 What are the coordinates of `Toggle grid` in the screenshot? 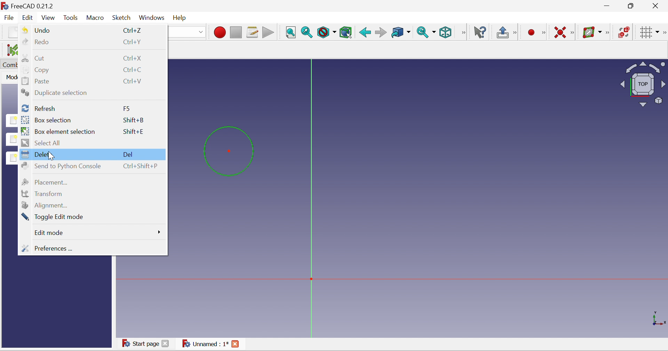 It's located at (646, 32).